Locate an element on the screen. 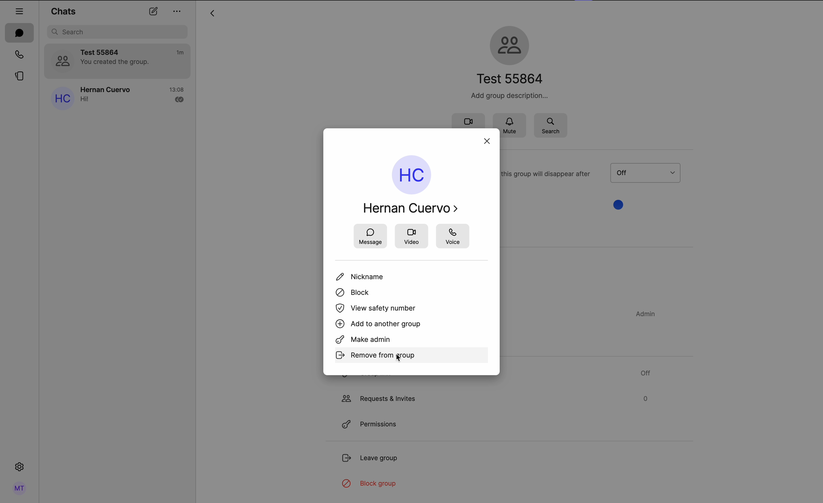  nickname is located at coordinates (369, 278).